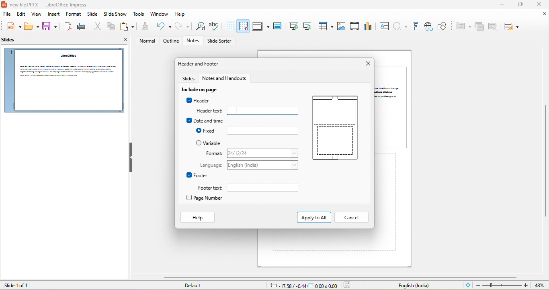 The image size is (549, 290). I want to click on format, so click(211, 153).